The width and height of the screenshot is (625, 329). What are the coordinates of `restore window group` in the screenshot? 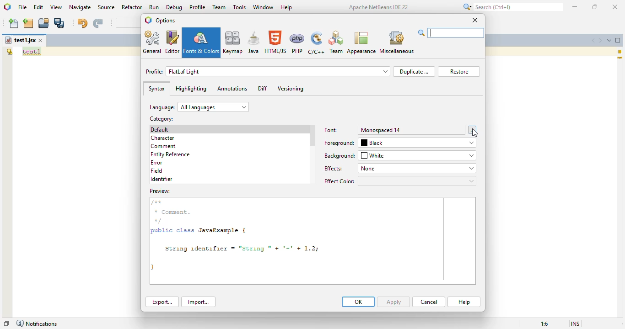 It's located at (6, 324).